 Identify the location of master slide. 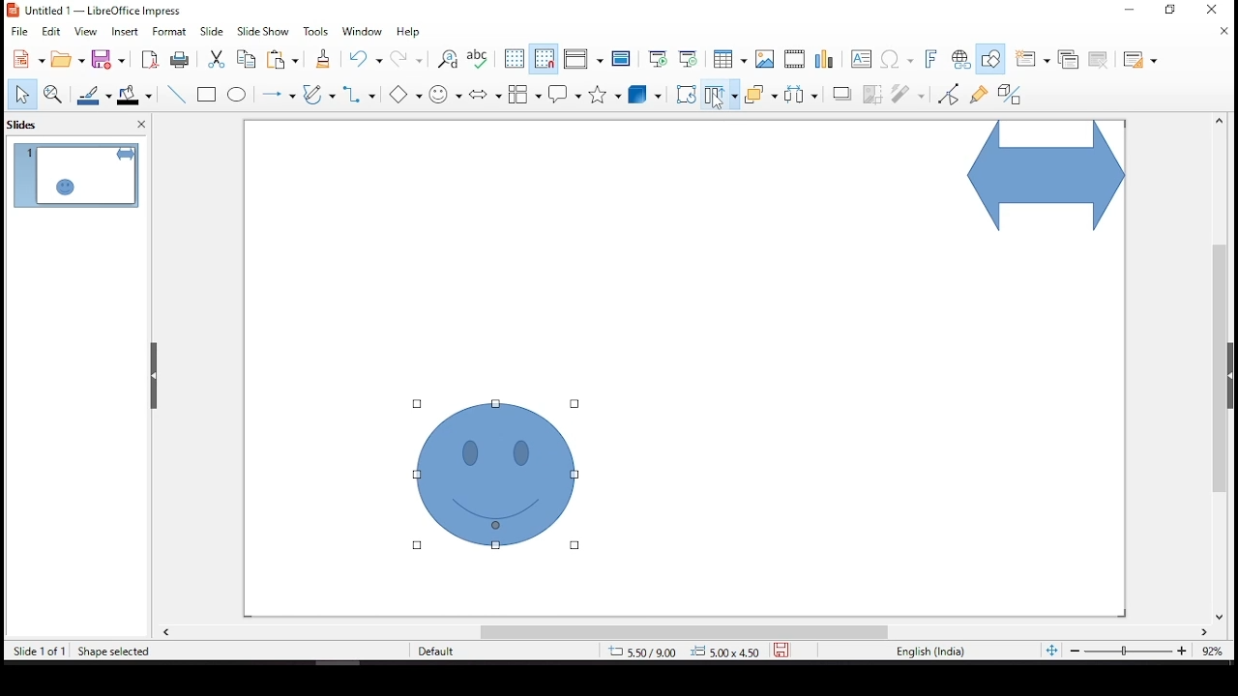
(622, 59).